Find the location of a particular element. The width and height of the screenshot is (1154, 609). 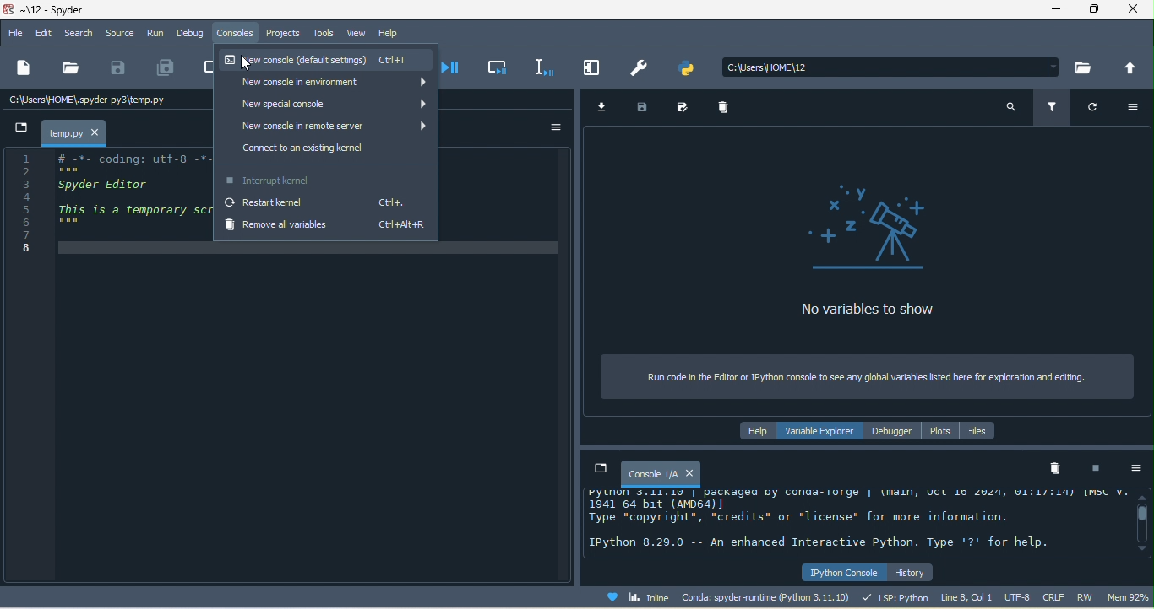

file is located at coordinates (15, 35).